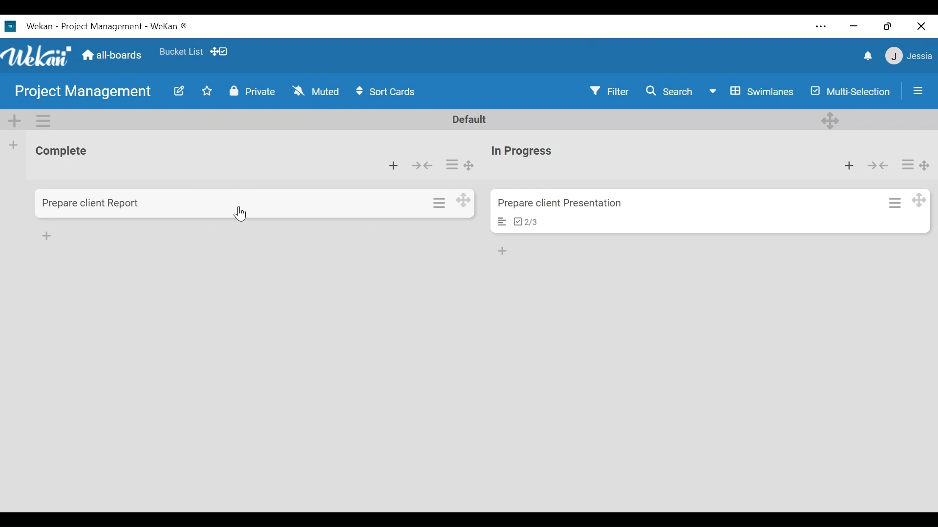  I want to click on Collapse, so click(424, 166).